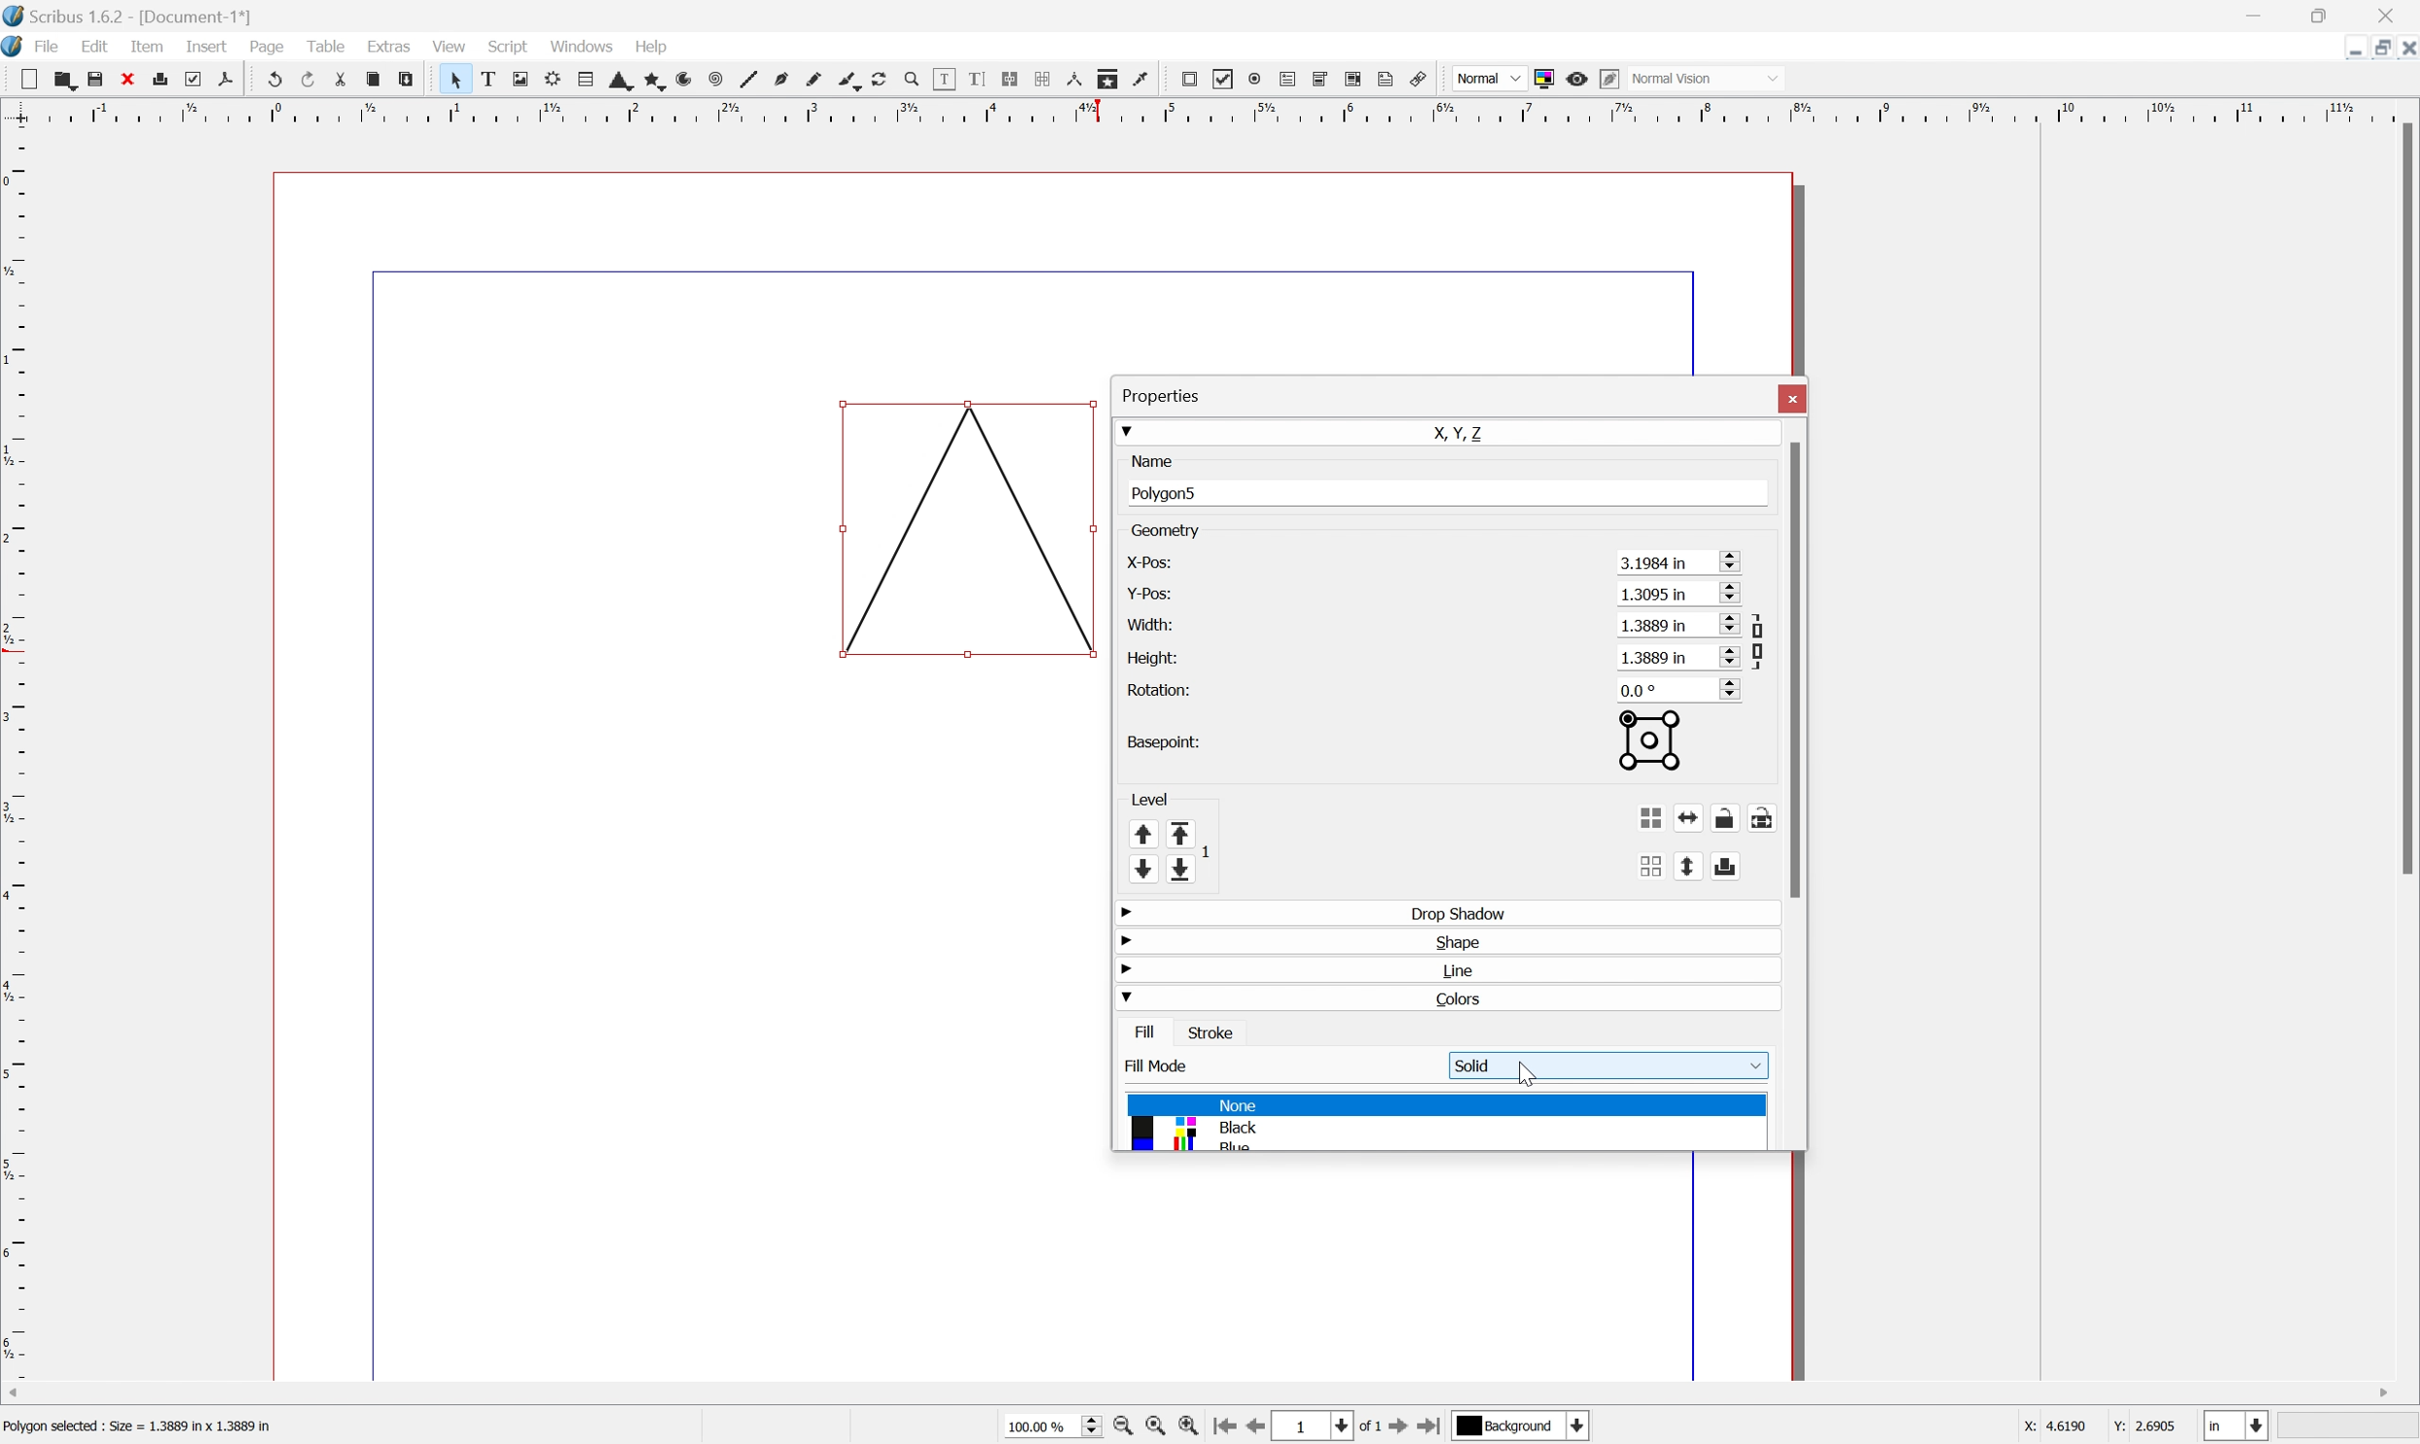 Image resolution: width=2420 pixels, height=1444 pixels. I want to click on Rotation:, so click(1168, 690).